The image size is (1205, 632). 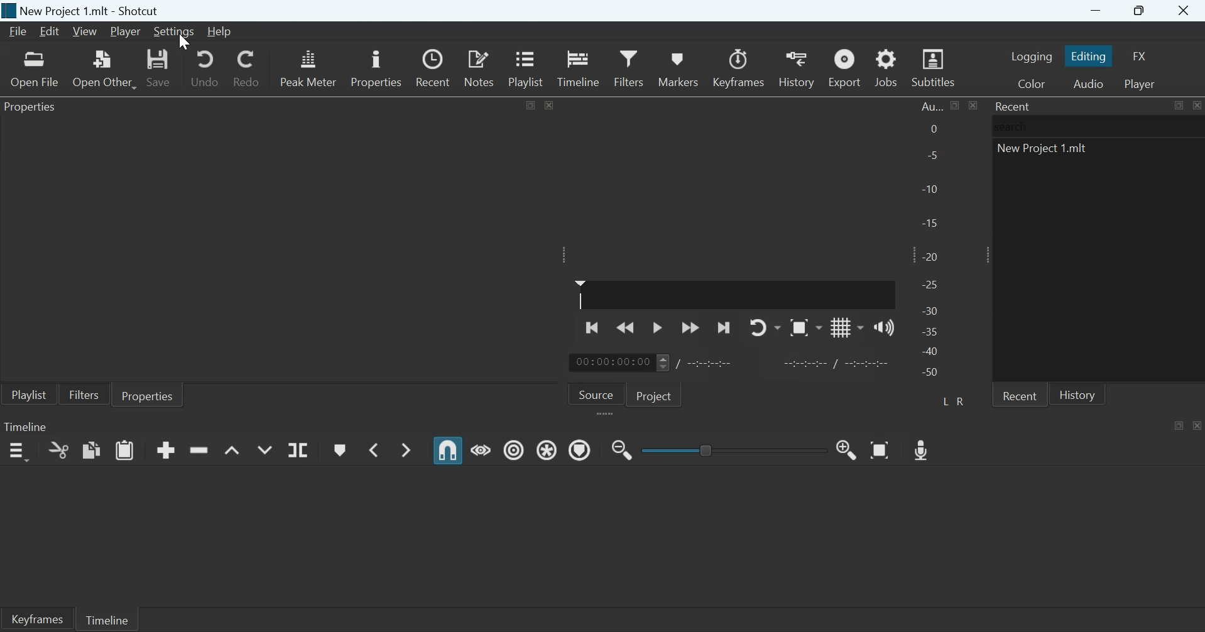 What do you see at coordinates (125, 449) in the screenshot?
I see `Paste` at bounding box center [125, 449].